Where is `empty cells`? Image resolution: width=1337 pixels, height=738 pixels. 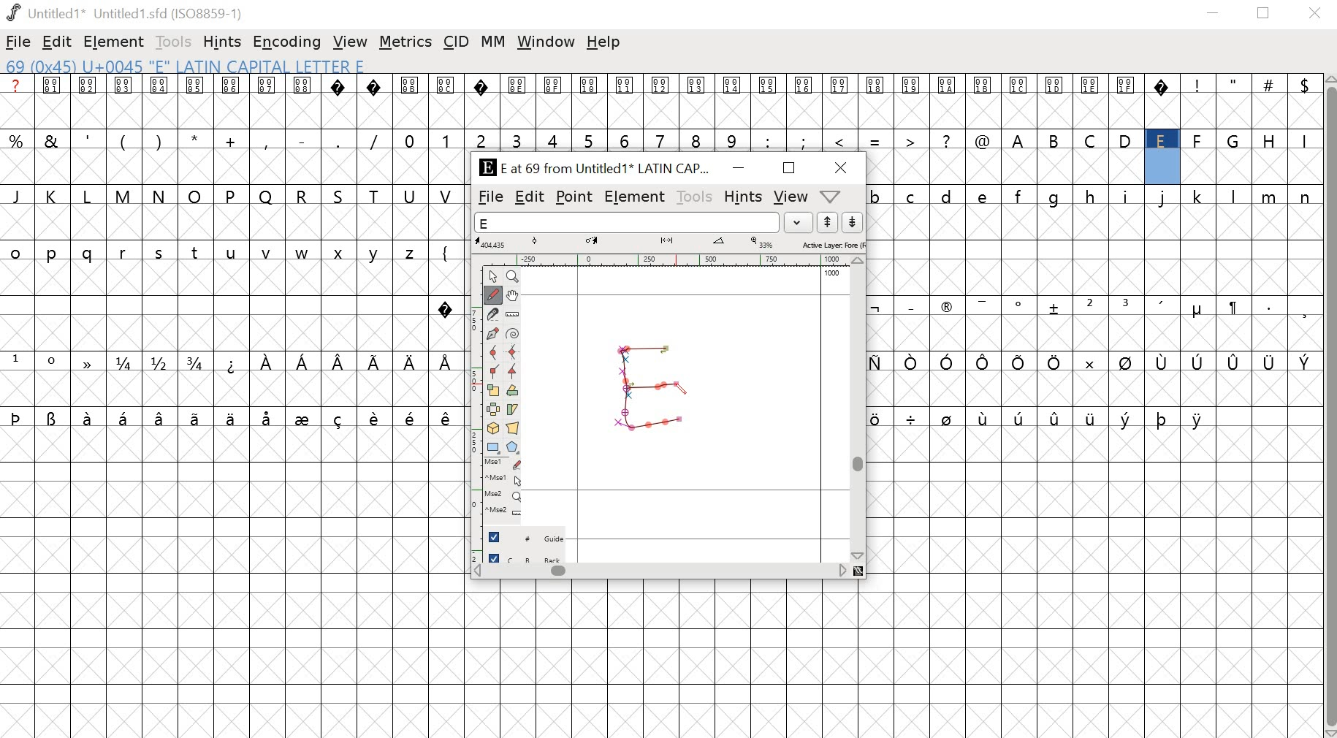
empty cells is located at coordinates (1094, 389).